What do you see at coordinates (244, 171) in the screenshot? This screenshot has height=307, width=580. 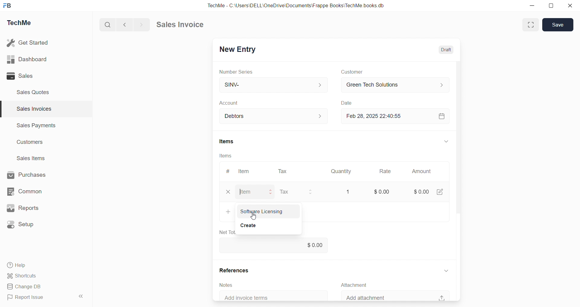 I see `Item` at bounding box center [244, 171].